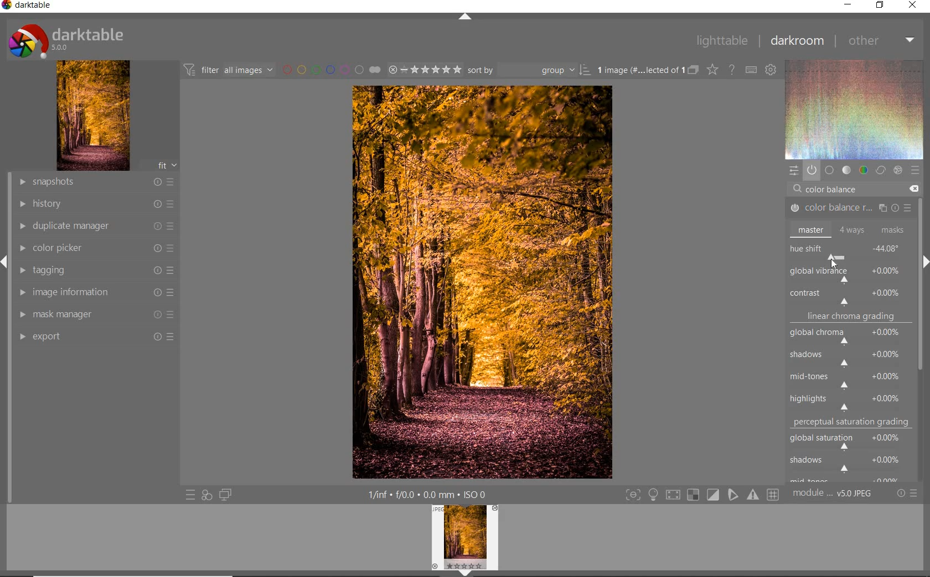 The width and height of the screenshot is (930, 577). Describe the element at coordinates (849, 296) in the screenshot. I see `contrast` at that location.